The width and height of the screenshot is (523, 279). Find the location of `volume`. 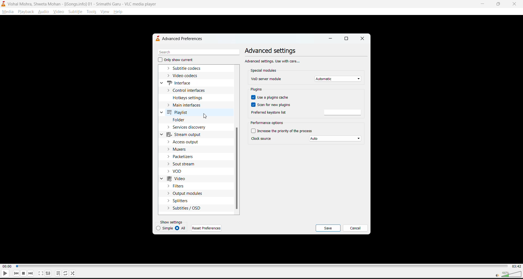

volume is located at coordinates (506, 274).